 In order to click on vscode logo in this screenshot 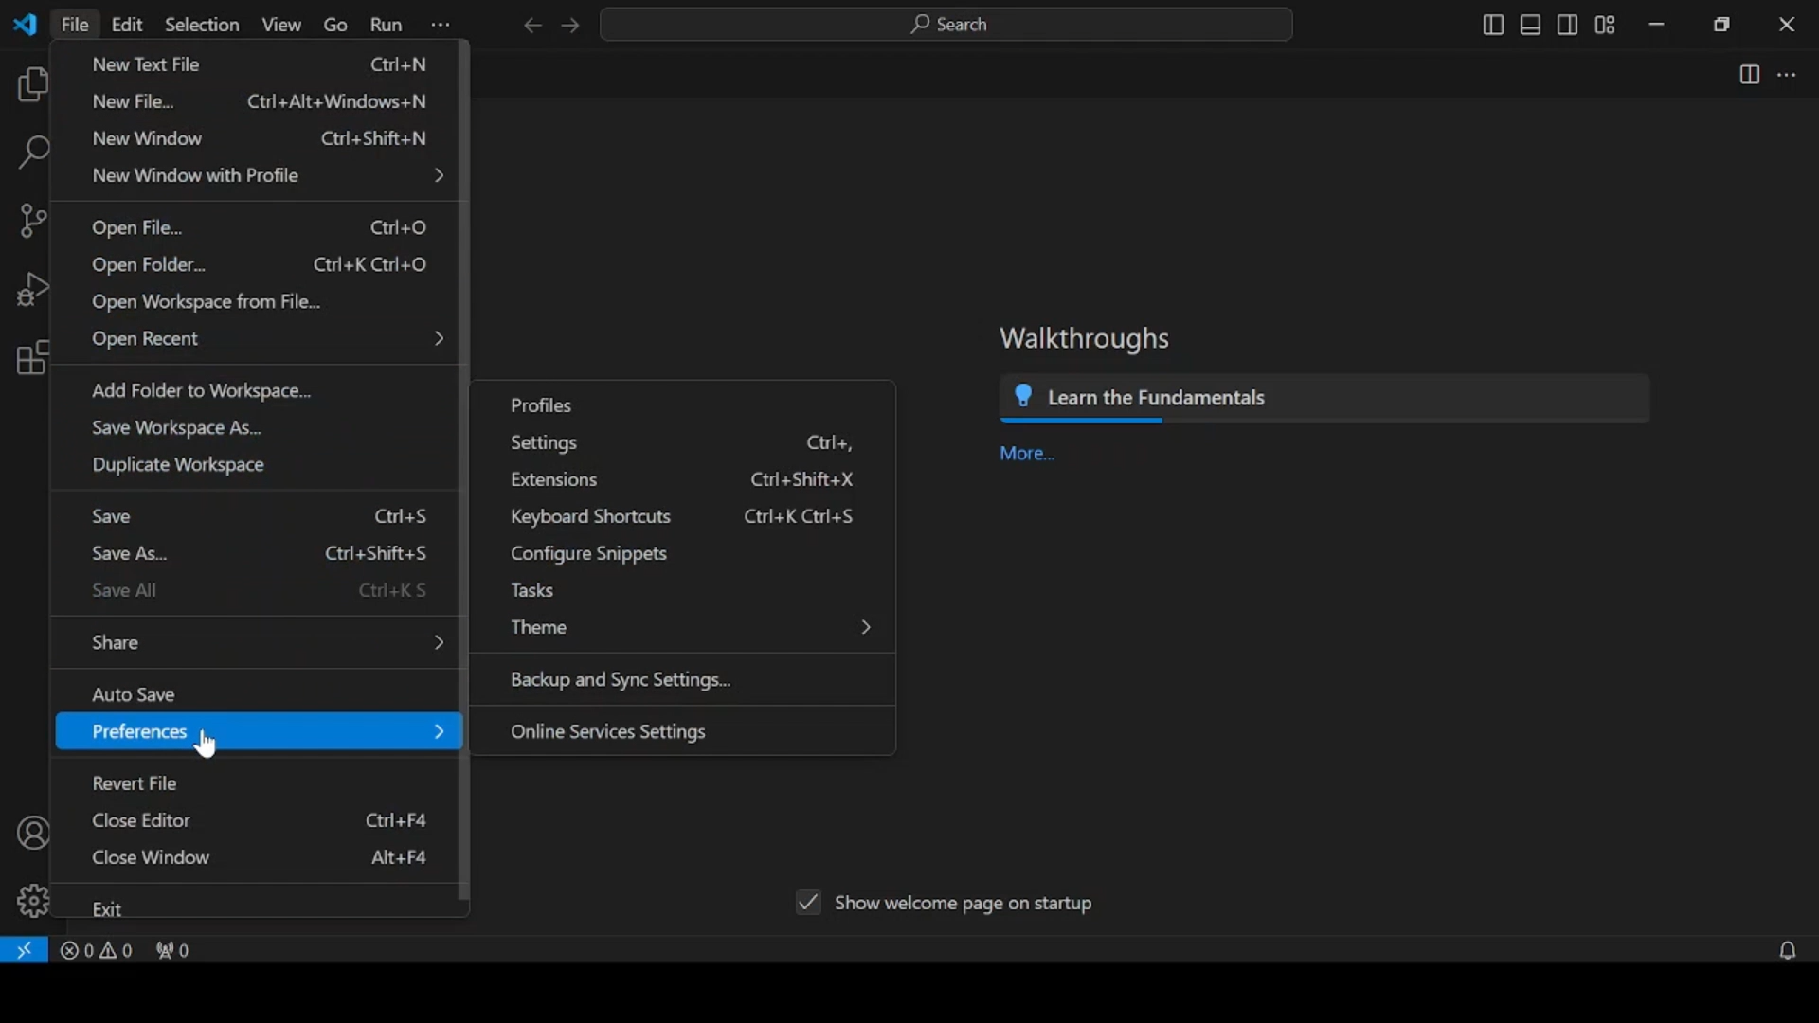, I will do `click(24, 25)`.